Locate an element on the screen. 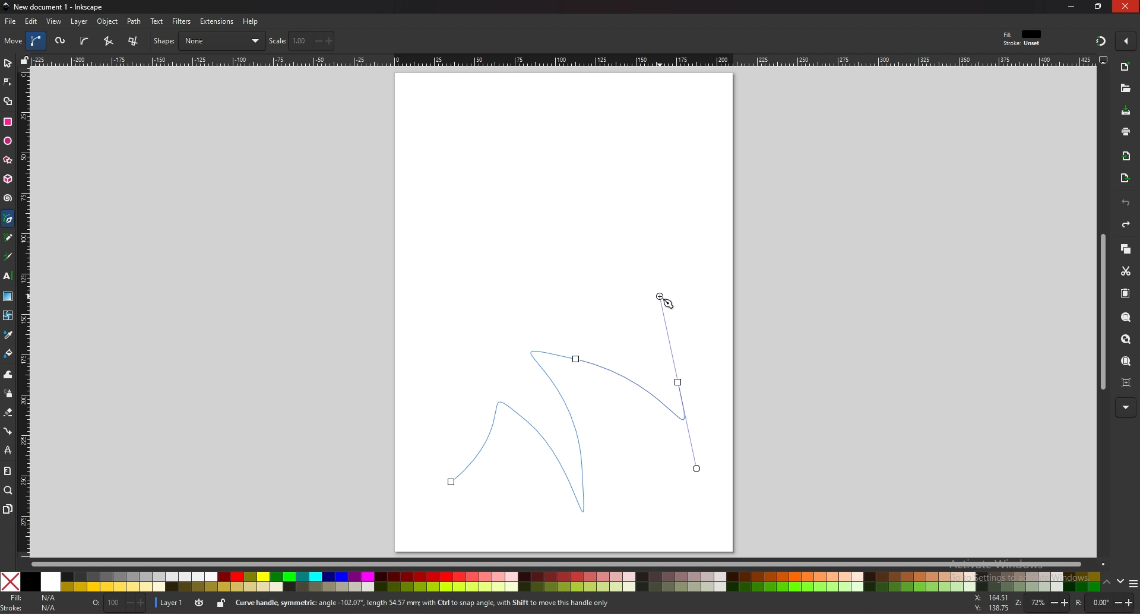 This screenshot has width=1140, height=614. cut is located at coordinates (1126, 271).